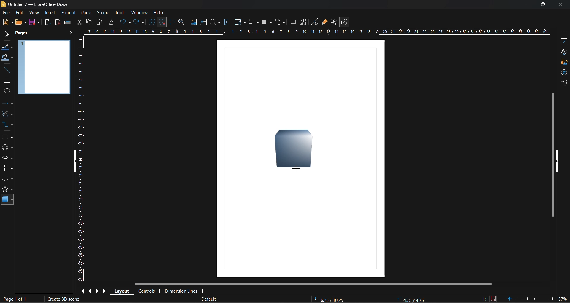 This screenshot has height=303, width=570. Describe the element at coordinates (523, 4) in the screenshot. I see `minimize` at that location.